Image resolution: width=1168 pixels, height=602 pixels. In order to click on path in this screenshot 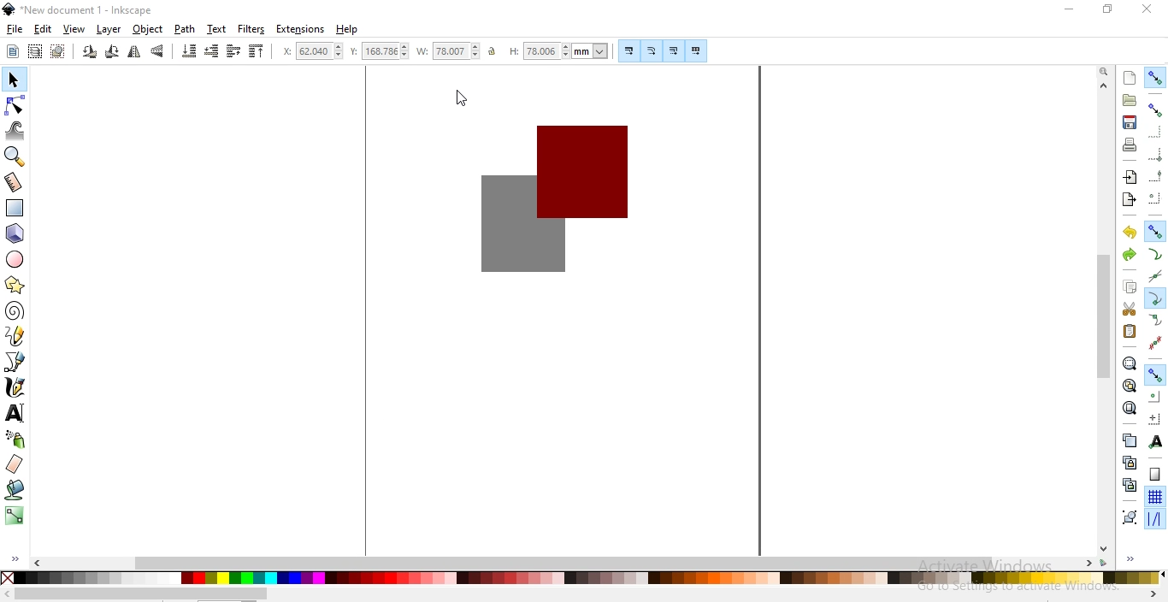, I will do `click(186, 29)`.